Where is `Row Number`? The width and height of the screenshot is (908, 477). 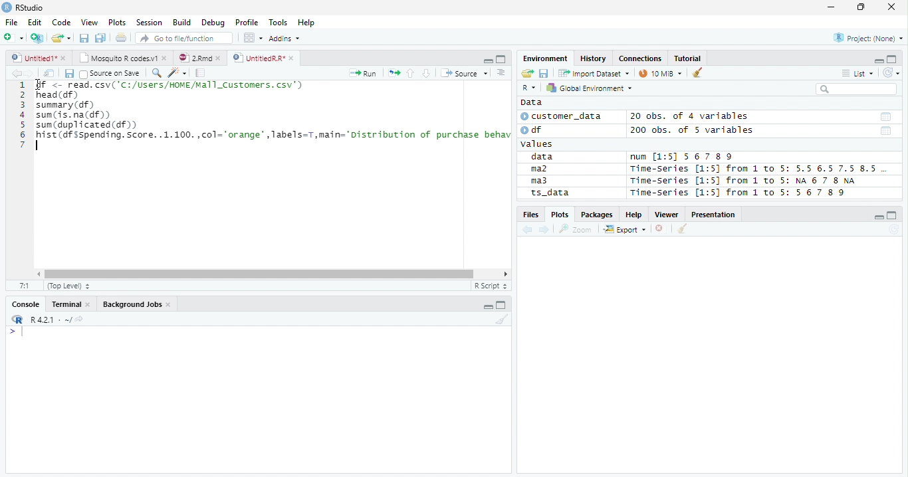 Row Number is located at coordinates (22, 116).